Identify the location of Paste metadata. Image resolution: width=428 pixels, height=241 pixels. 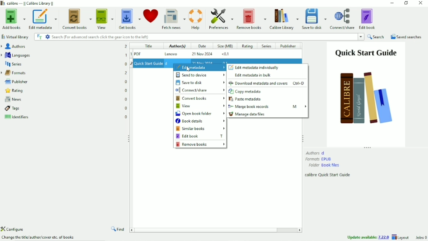
(470, 196).